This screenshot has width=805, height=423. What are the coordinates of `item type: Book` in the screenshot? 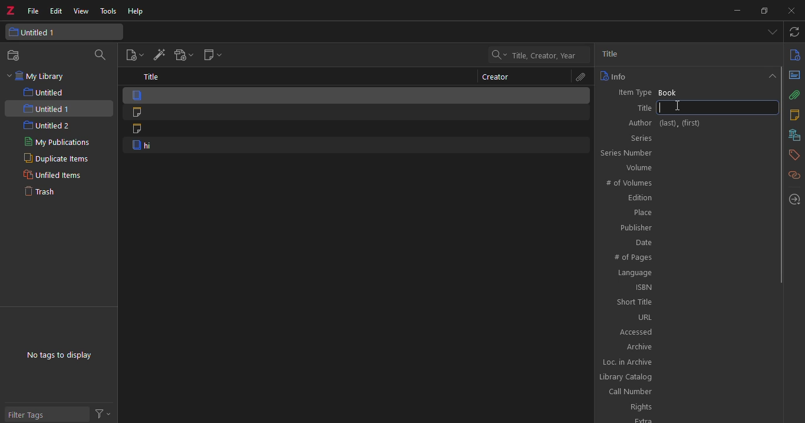 It's located at (685, 91).